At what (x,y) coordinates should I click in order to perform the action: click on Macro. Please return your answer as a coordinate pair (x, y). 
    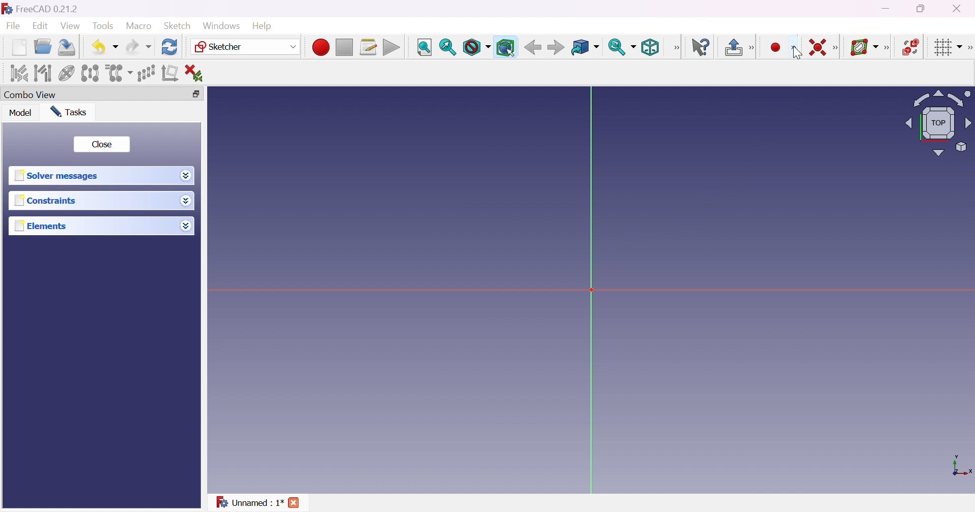
    Looking at the image, I should click on (139, 26).